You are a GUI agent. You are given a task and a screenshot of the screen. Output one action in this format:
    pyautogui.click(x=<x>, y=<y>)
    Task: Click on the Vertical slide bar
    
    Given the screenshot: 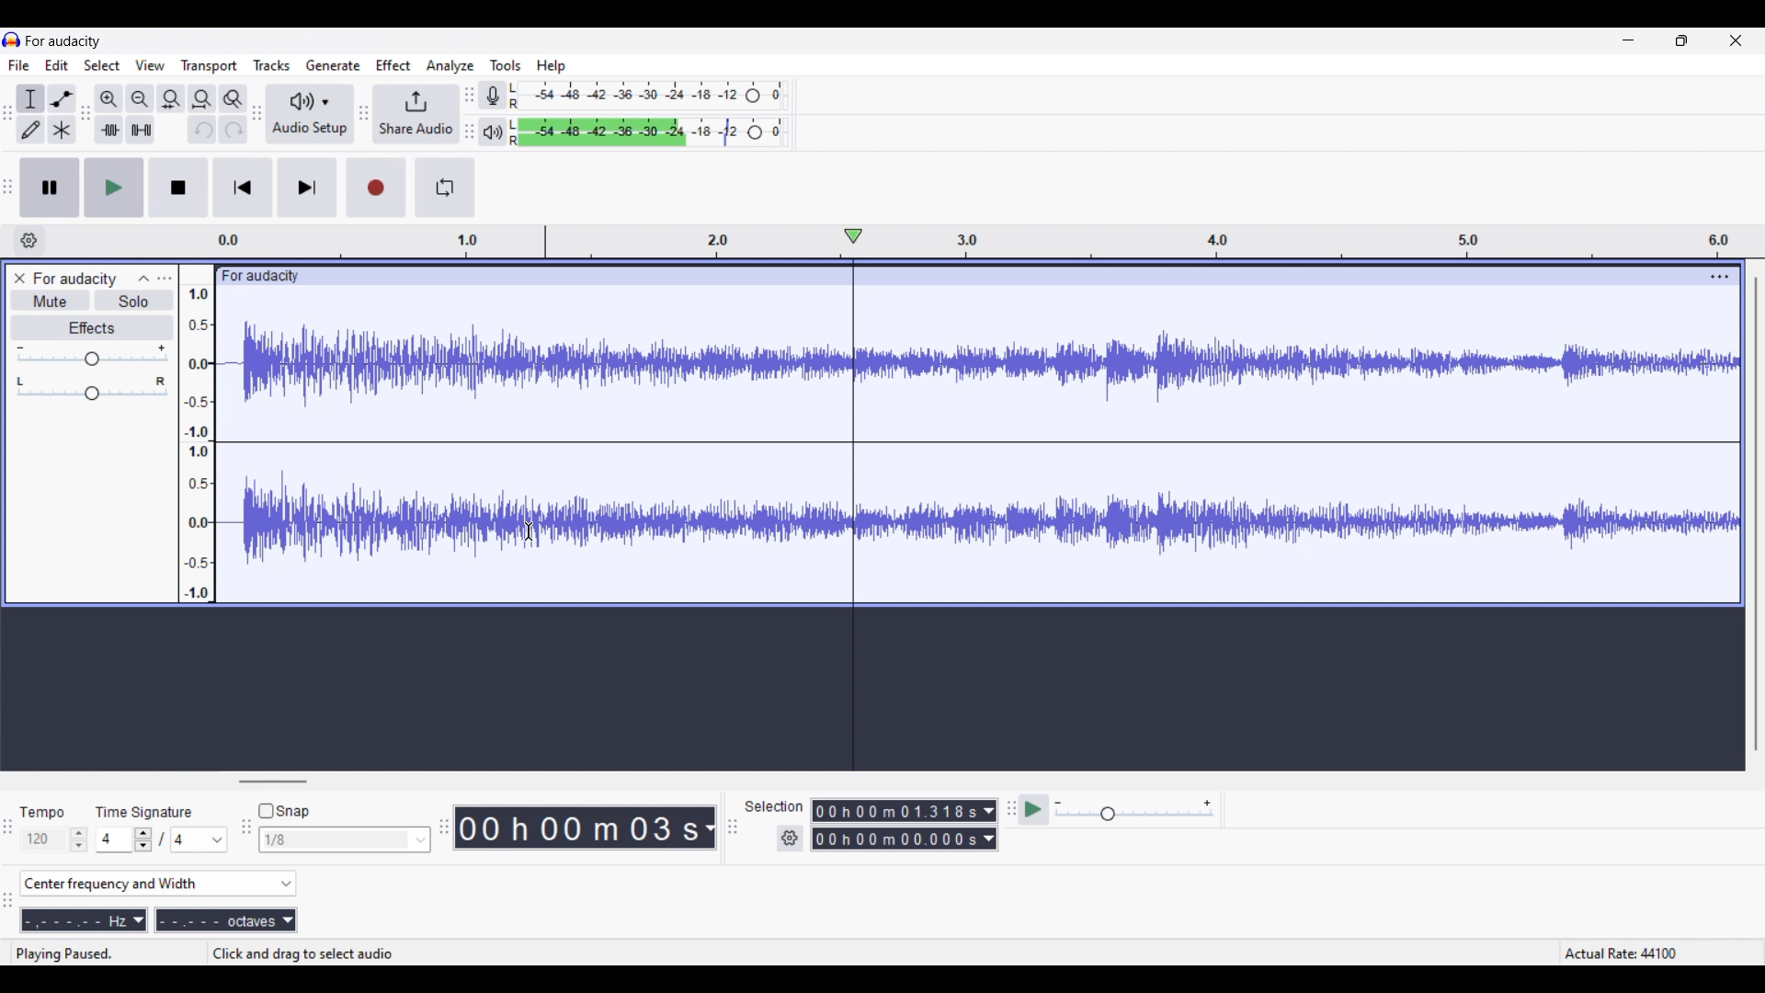 What is the action you would take?
    pyautogui.click(x=1756, y=551)
    